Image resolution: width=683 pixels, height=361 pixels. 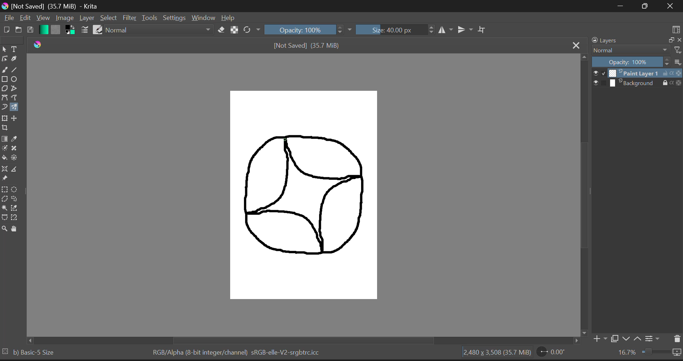 What do you see at coordinates (628, 339) in the screenshot?
I see `Move Layer Down` at bounding box center [628, 339].